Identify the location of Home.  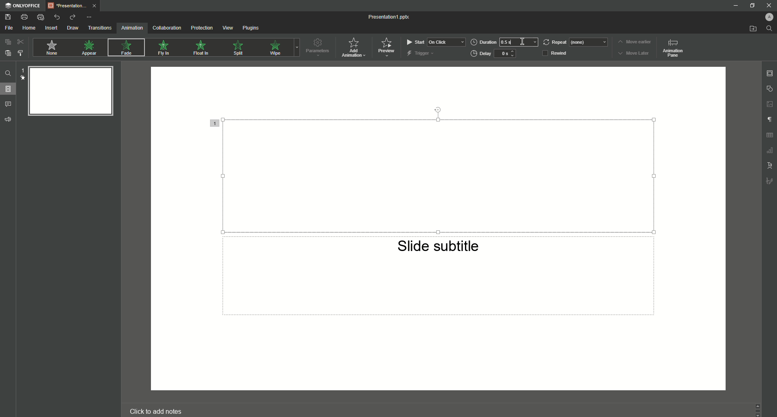
(29, 28).